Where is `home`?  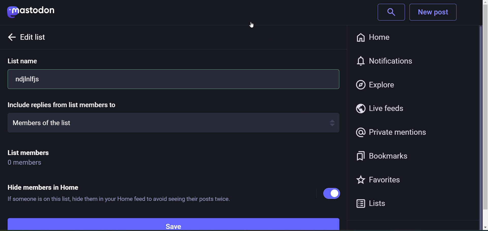 home is located at coordinates (372, 37).